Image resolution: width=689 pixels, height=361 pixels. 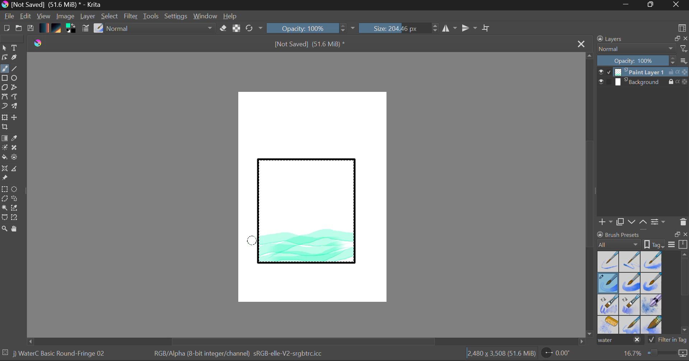 What do you see at coordinates (17, 208) in the screenshot?
I see `Similar Color Selector` at bounding box center [17, 208].